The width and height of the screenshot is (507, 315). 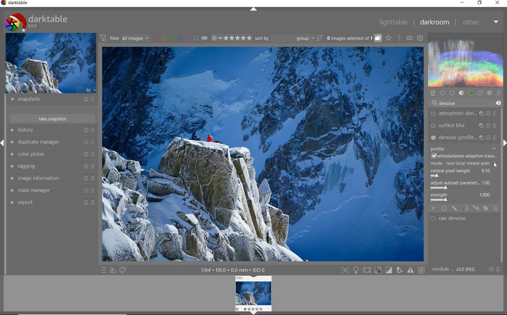 What do you see at coordinates (53, 100) in the screenshot?
I see `snapshots` at bounding box center [53, 100].